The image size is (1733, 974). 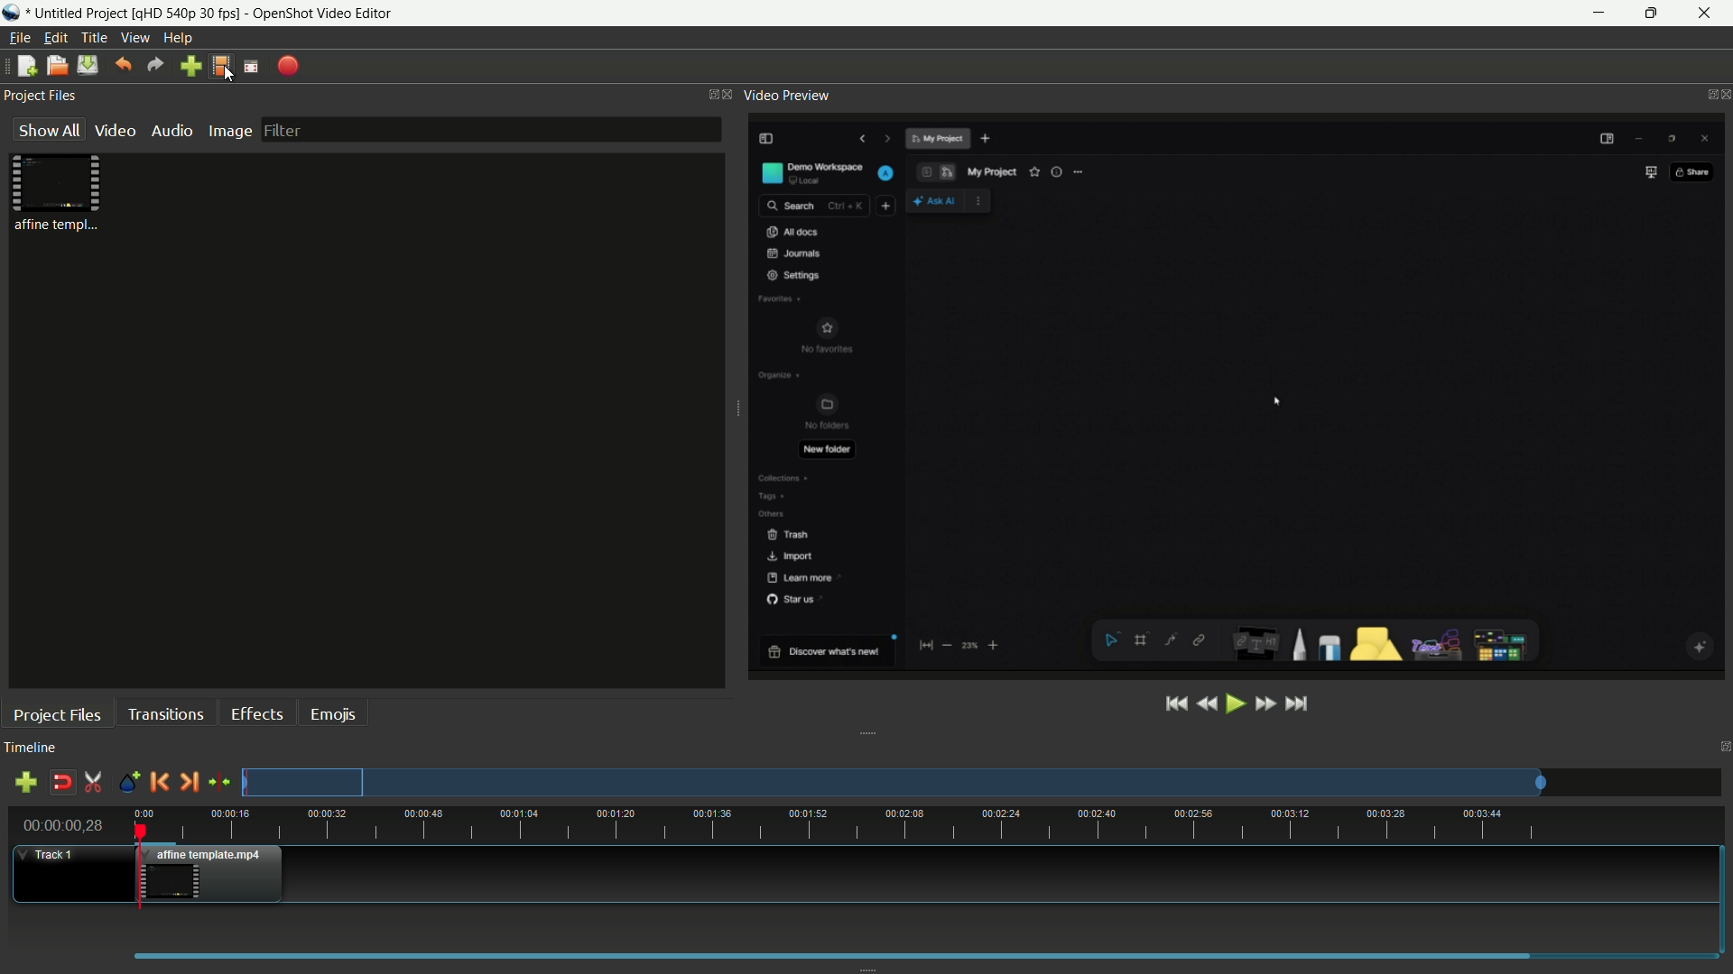 I want to click on edit menu, so click(x=55, y=38).